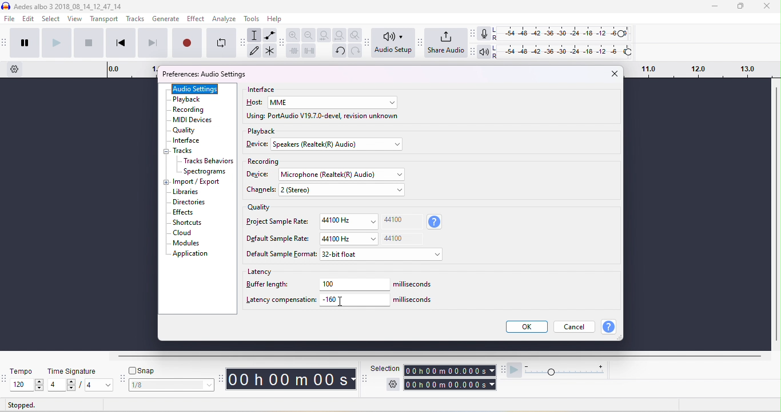  Describe the element at coordinates (56, 42) in the screenshot. I see `play` at that location.